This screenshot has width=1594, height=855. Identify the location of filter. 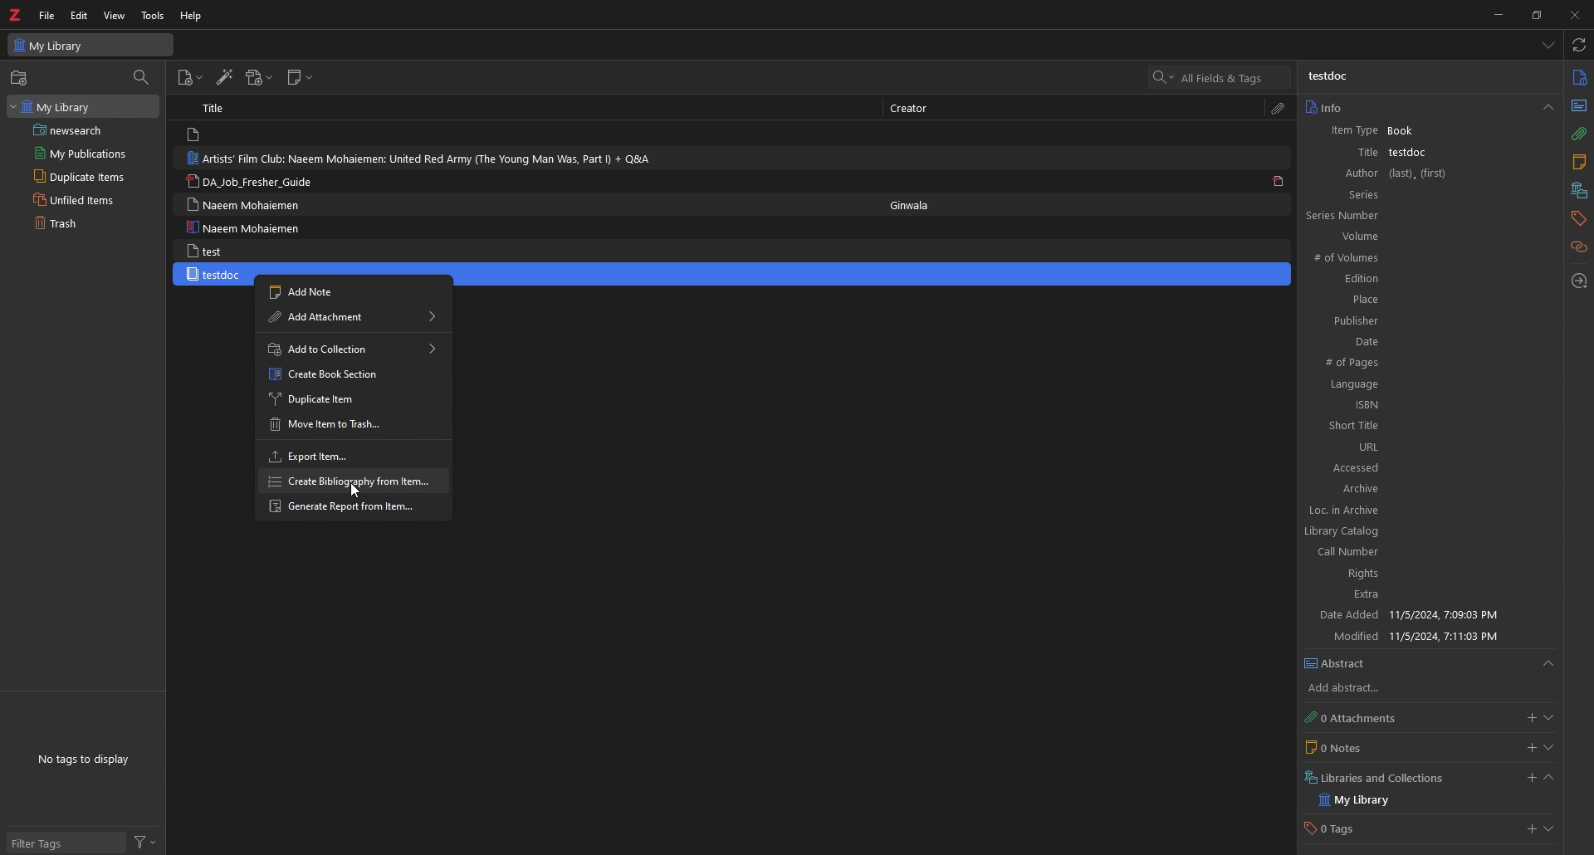
(145, 843).